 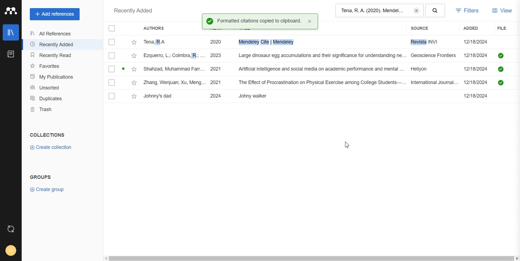 I want to click on COLLECTIONS, so click(x=48, y=135).